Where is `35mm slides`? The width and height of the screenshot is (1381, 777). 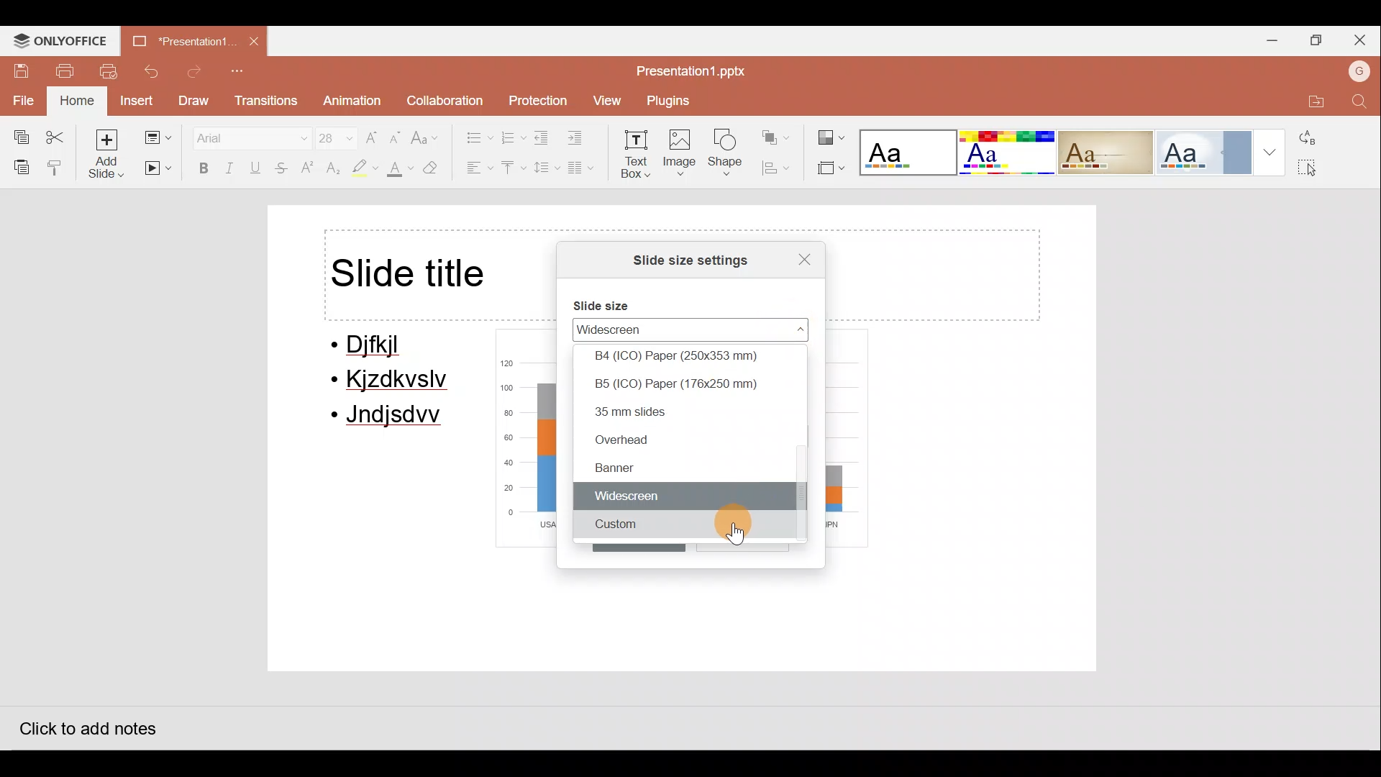 35mm slides is located at coordinates (690, 412).